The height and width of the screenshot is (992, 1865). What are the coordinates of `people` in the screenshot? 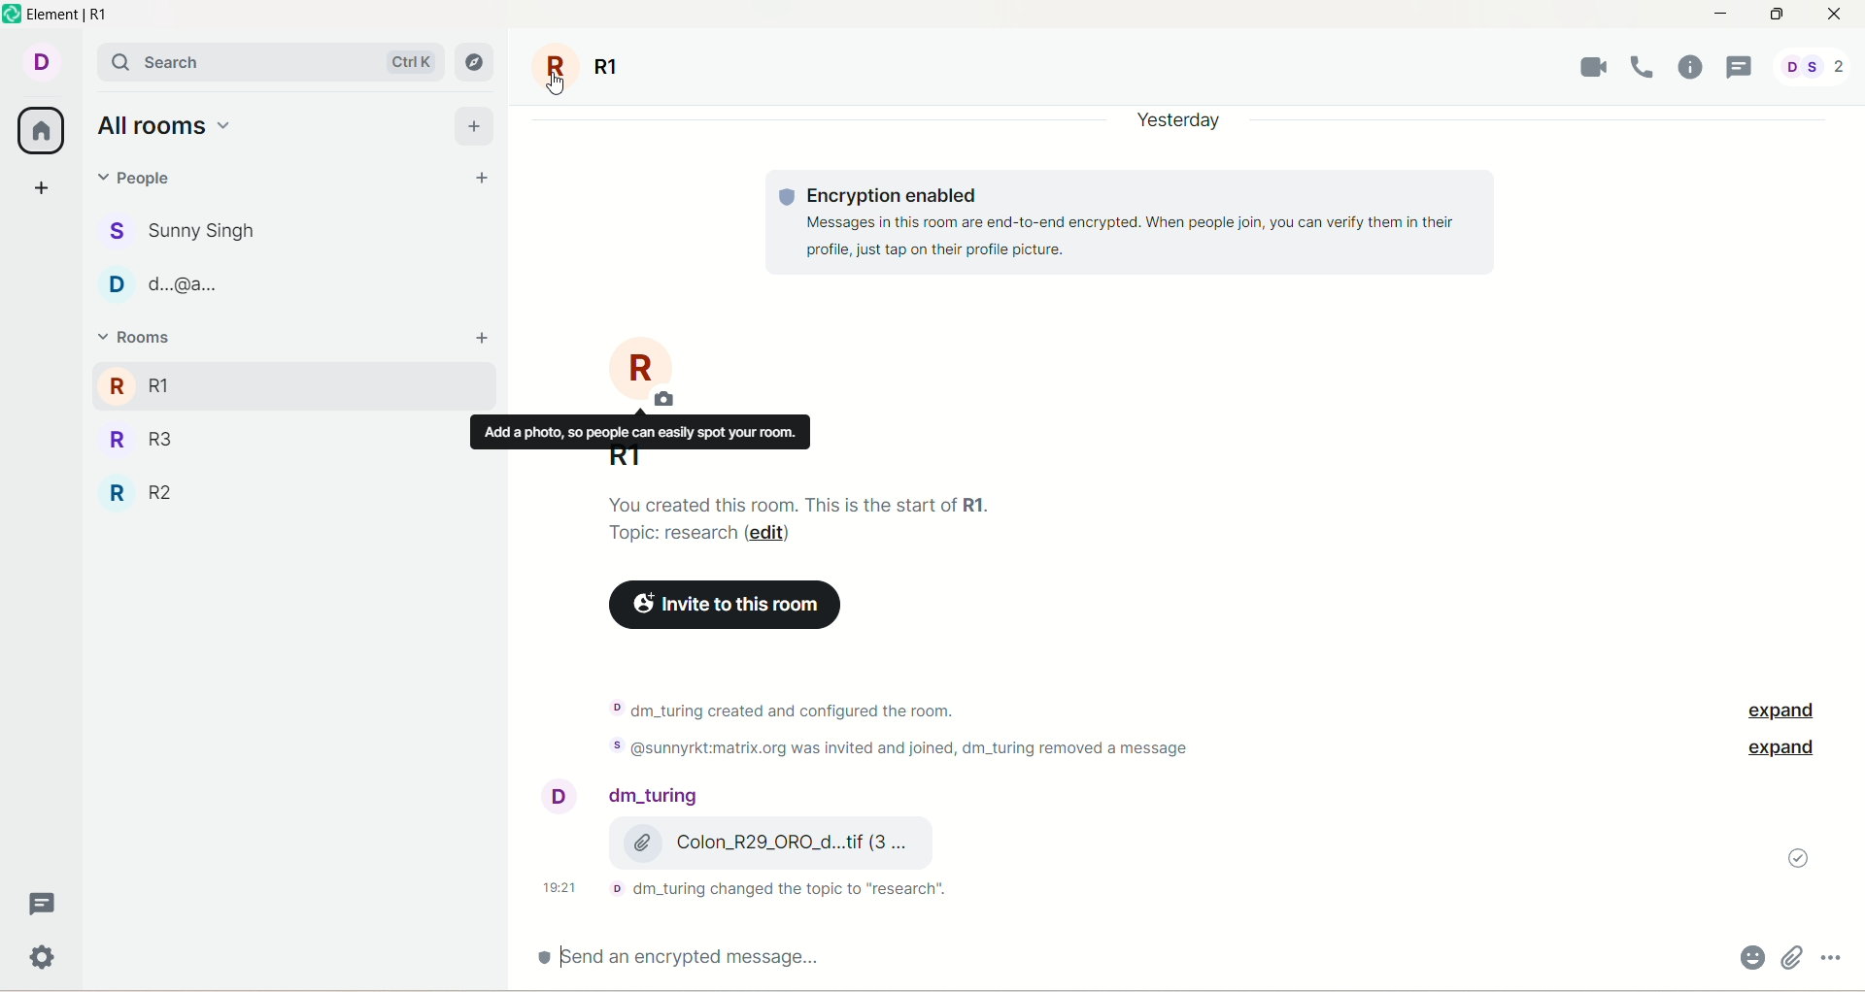 It's located at (203, 229).